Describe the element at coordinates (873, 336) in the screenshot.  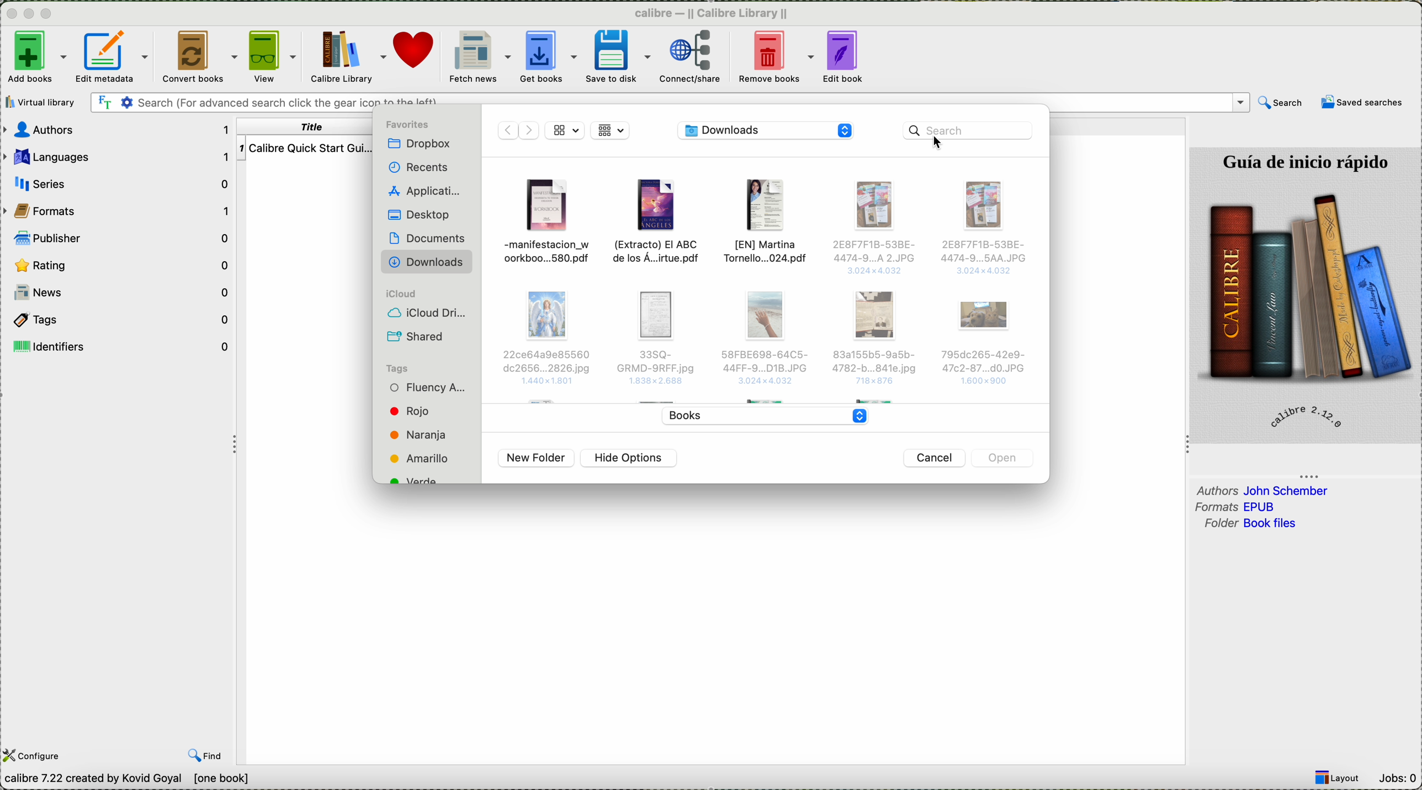
I see `` at that location.